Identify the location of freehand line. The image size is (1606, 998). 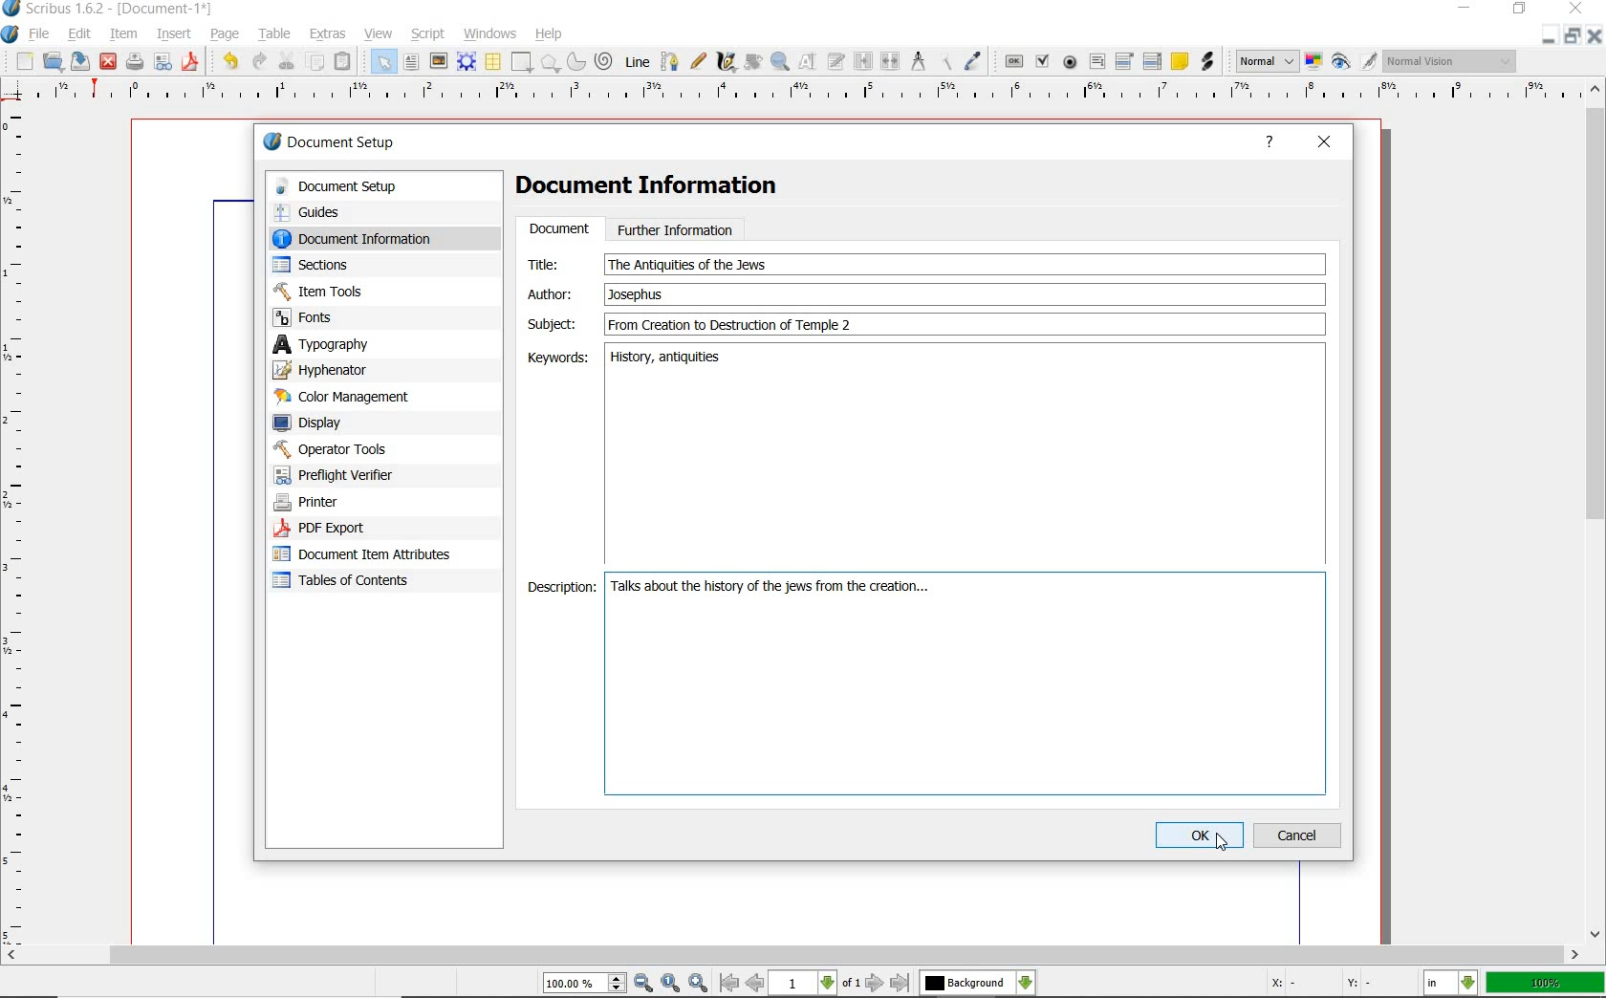
(697, 60).